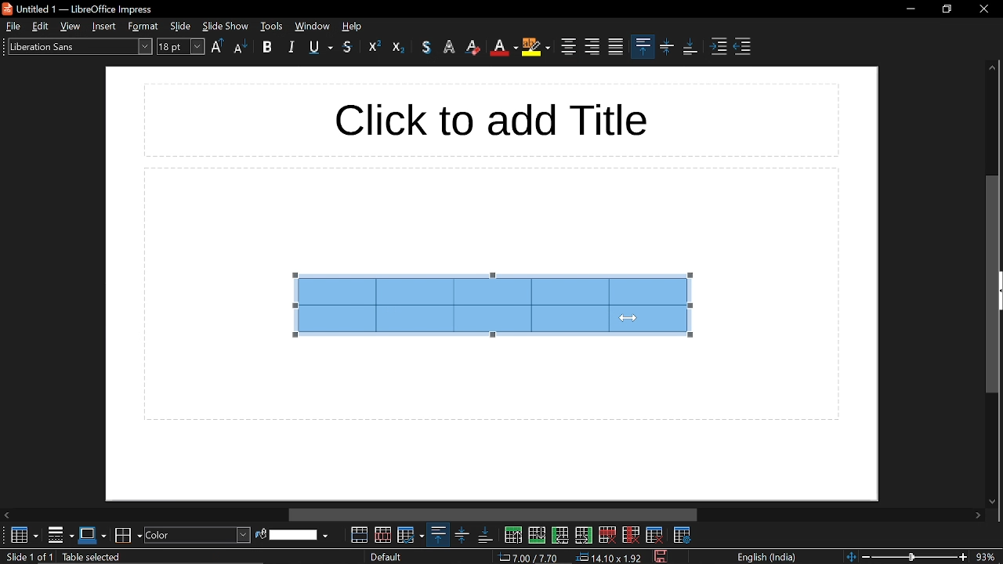  What do you see at coordinates (273, 27) in the screenshot?
I see `tools` at bounding box center [273, 27].